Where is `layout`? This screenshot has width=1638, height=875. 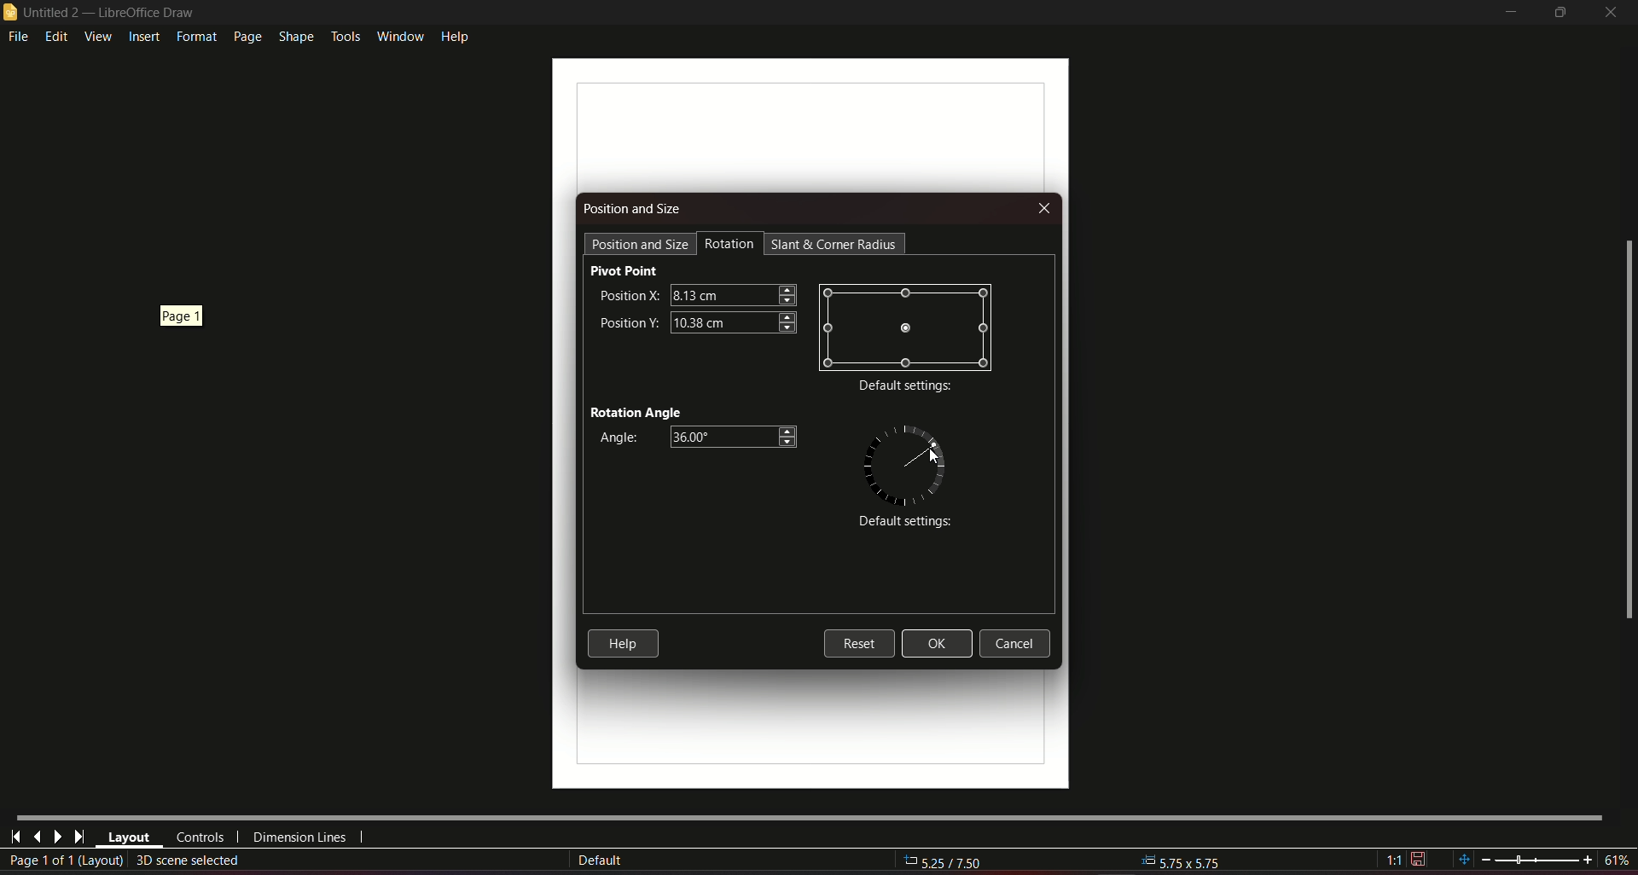
layout is located at coordinates (129, 838).